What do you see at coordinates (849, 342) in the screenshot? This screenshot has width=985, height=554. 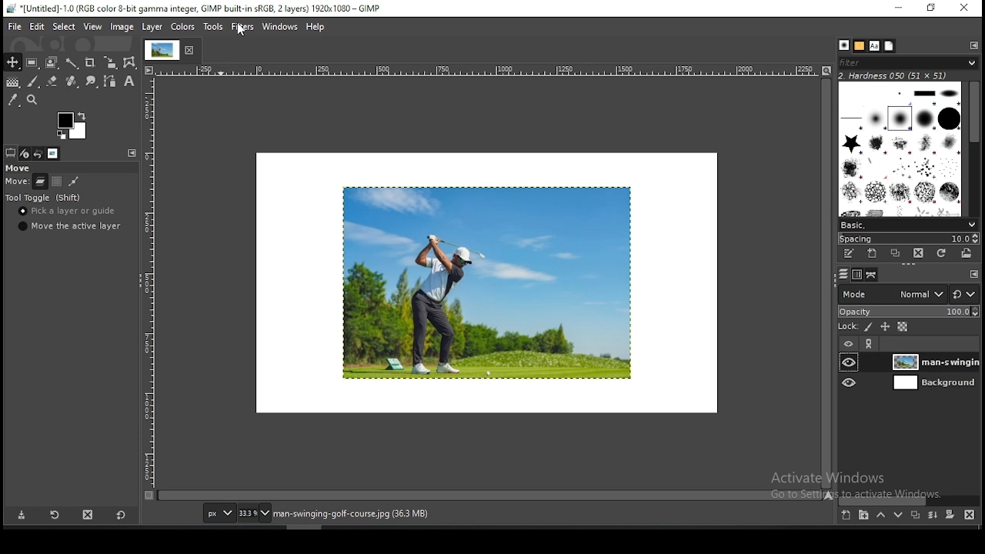 I see `layer on/off` at bounding box center [849, 342].